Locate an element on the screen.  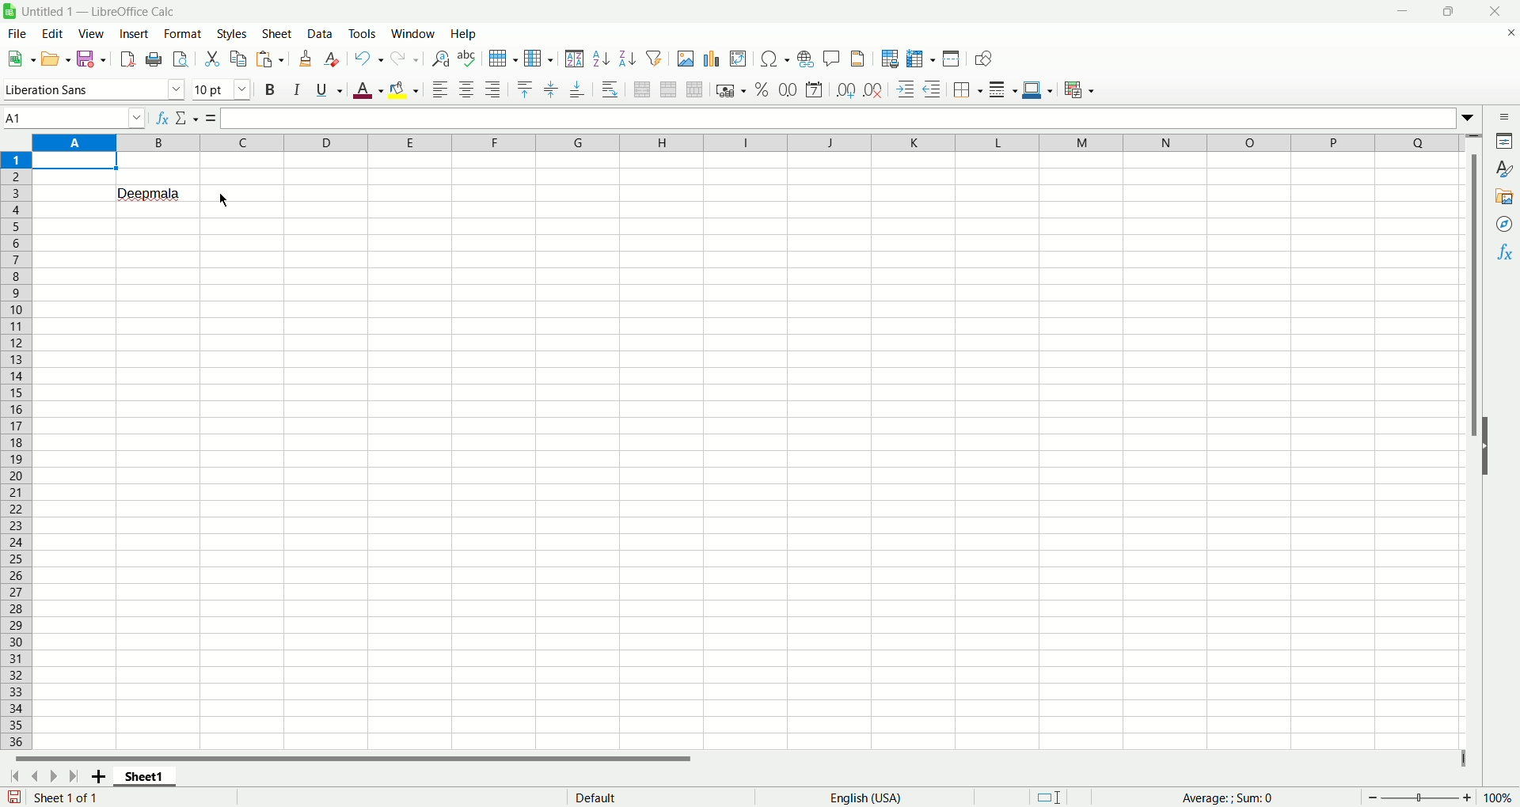
New is located at coordinates (20, 57).